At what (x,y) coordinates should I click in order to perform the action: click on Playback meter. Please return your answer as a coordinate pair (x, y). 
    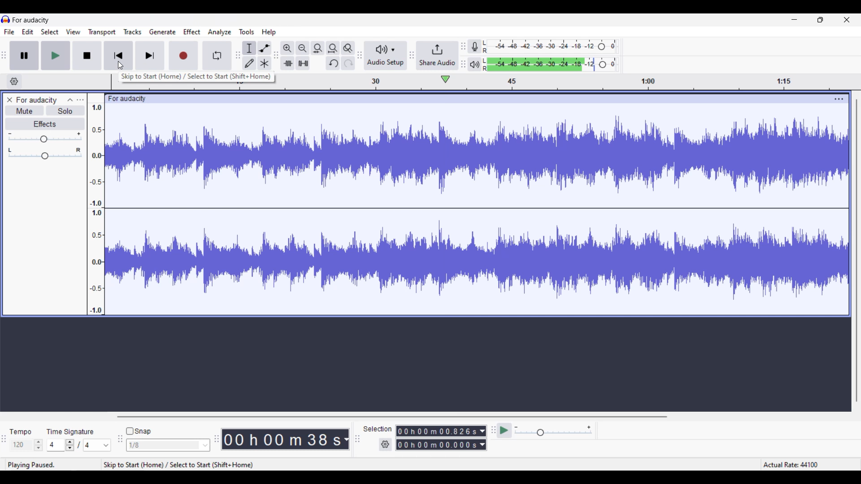
    Looking at the image, I should click on (475, 64).